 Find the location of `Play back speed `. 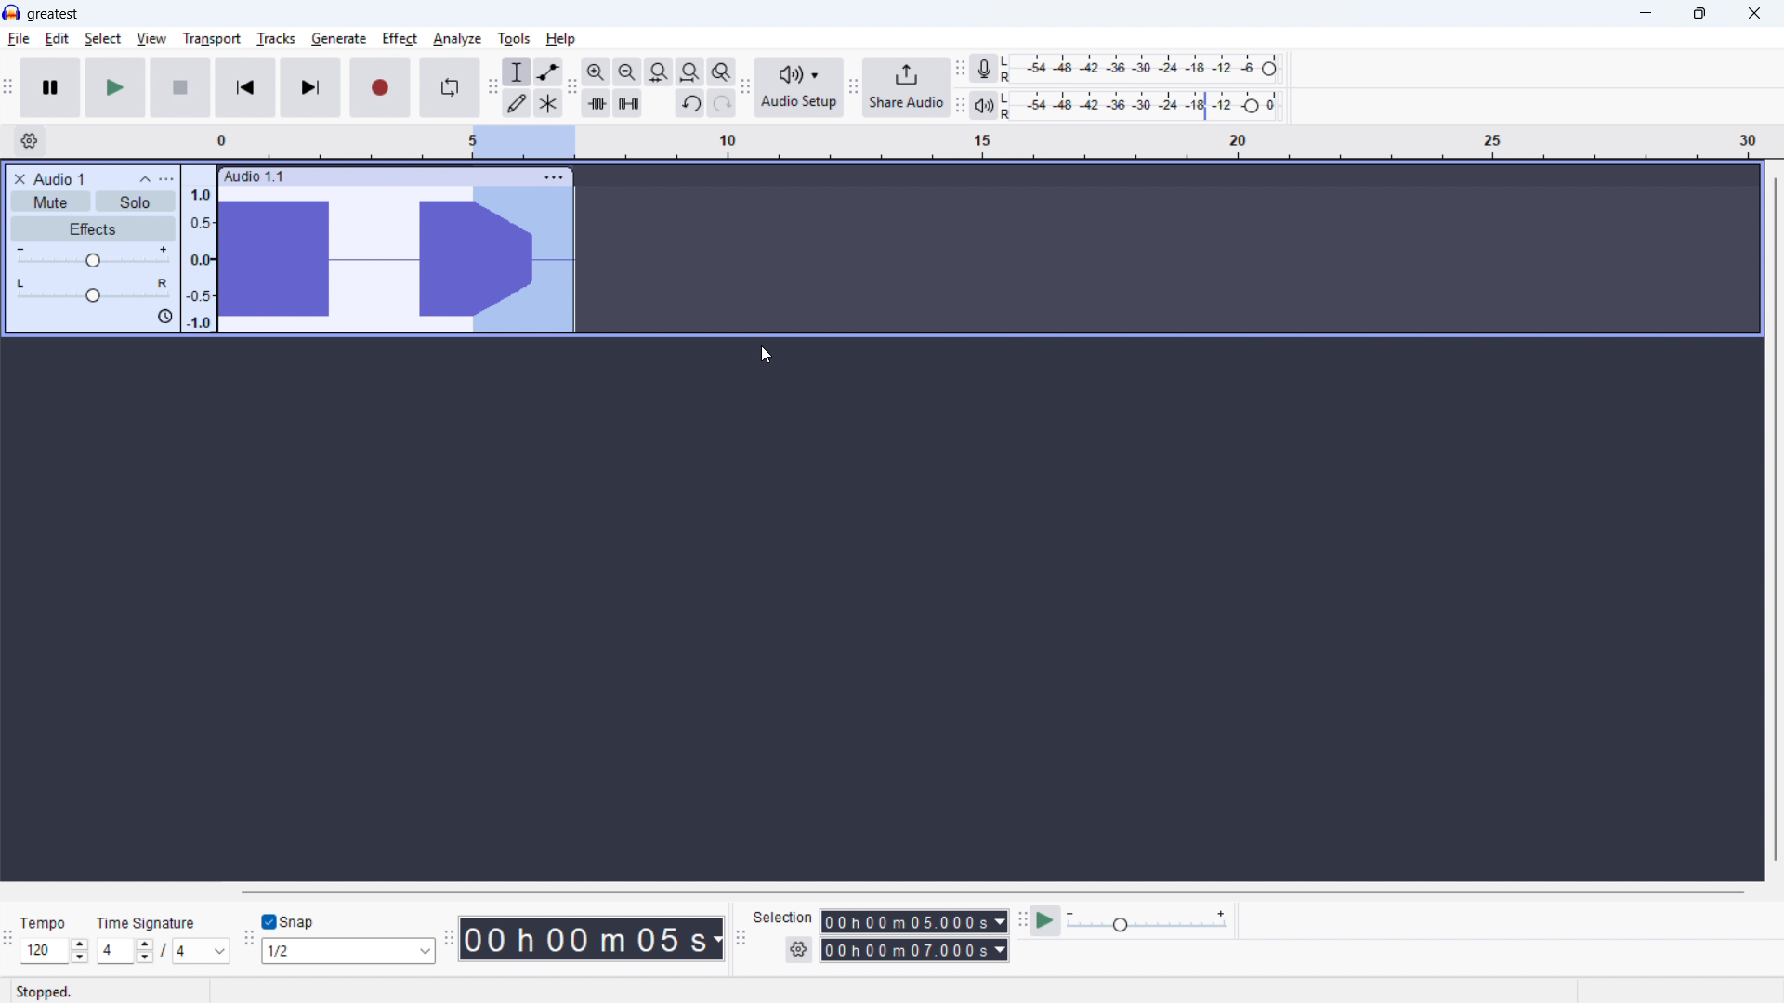

Play back speed  is located at coordinates (1150, 921).